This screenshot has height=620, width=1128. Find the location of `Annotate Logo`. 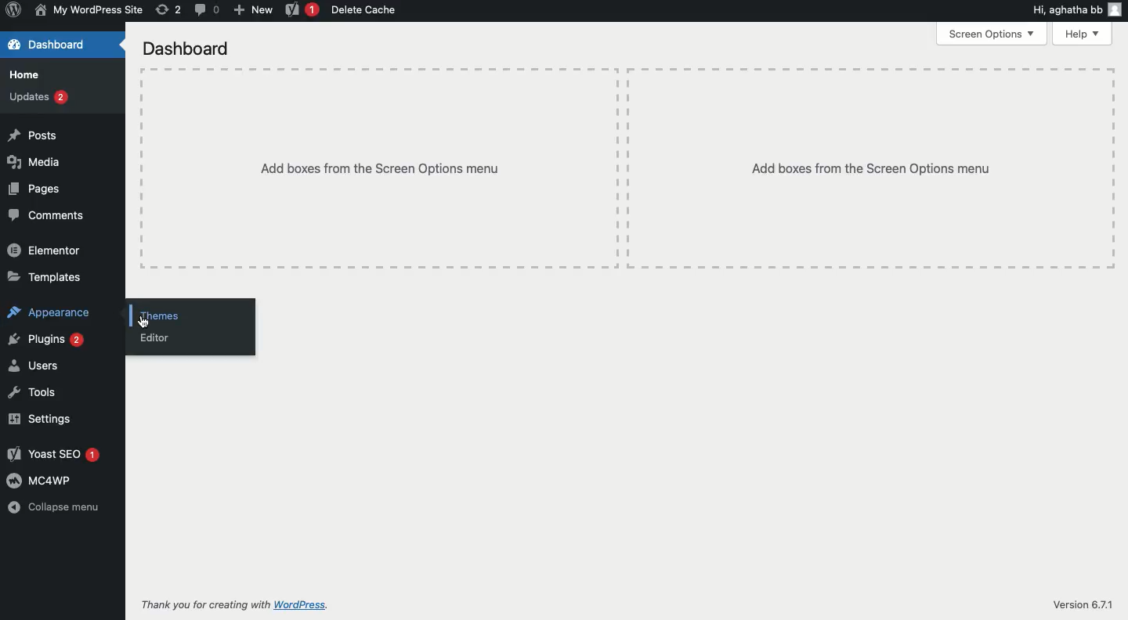

Annotate Logo is located at coordinates (13, 11).